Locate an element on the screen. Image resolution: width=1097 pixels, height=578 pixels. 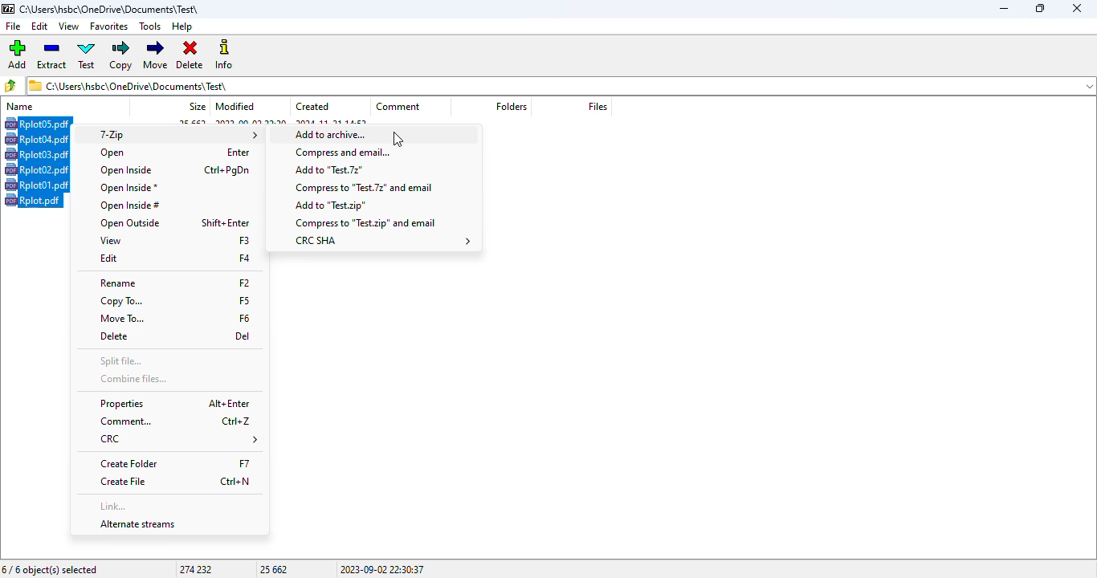
274 232 is located at coordinates (195, 569).